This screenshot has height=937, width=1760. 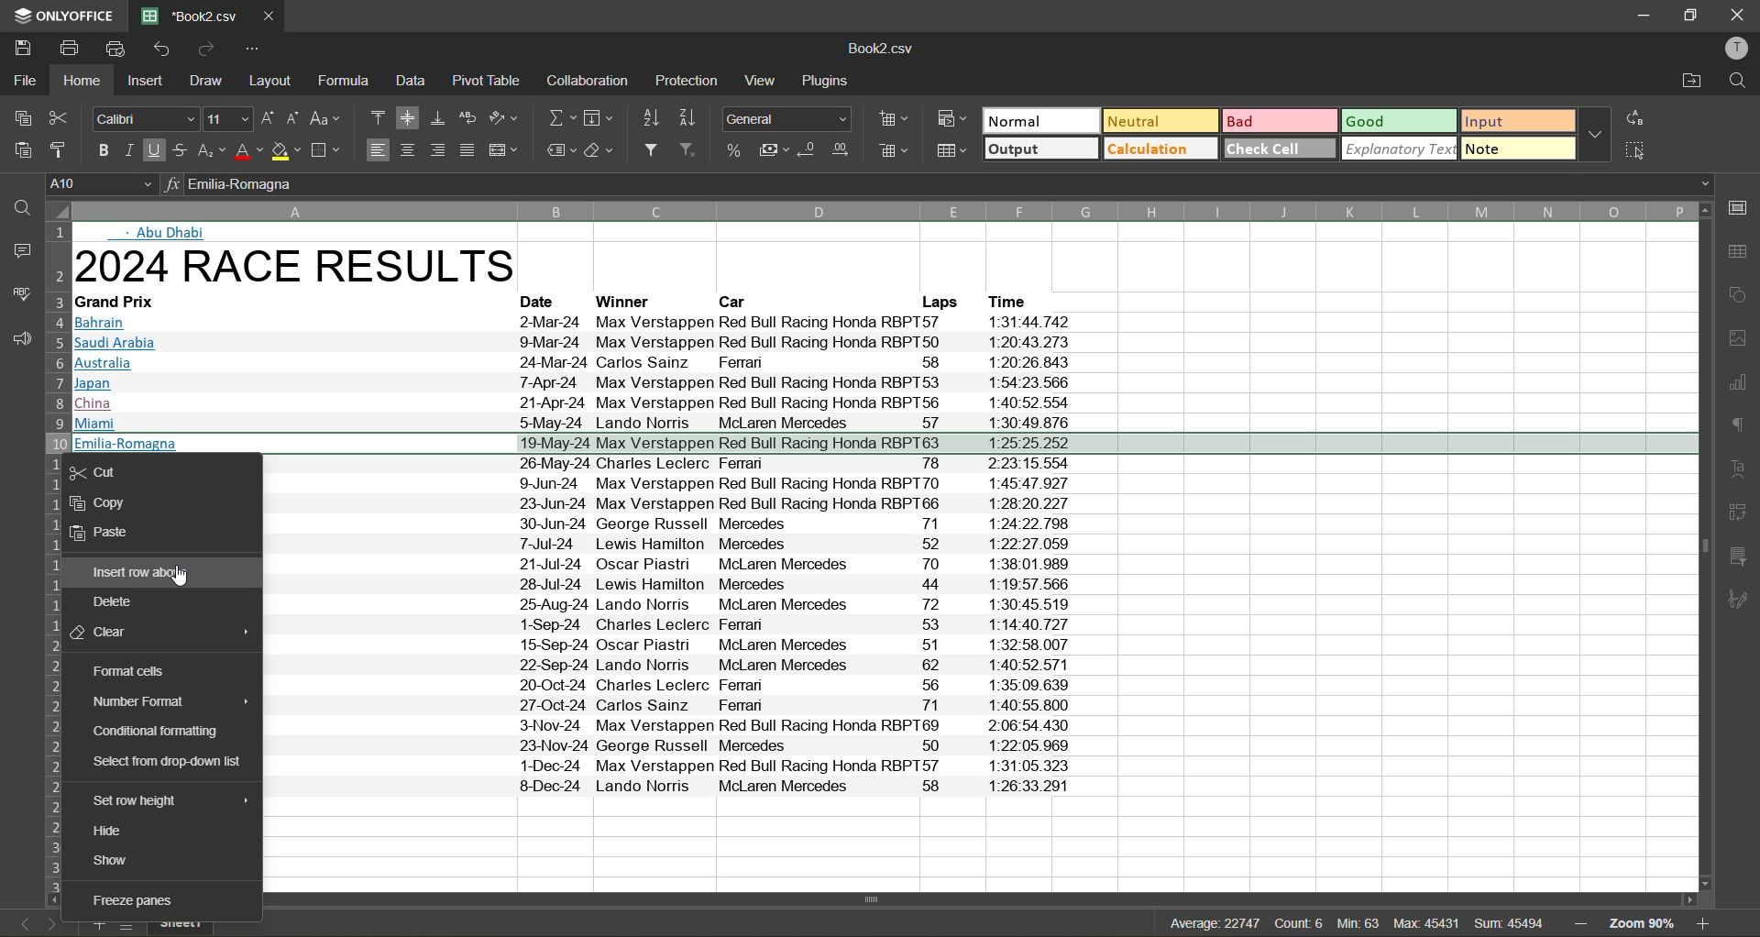 I want to click on Austria 30-Jun-24 George Russell Mercedes 71 1:24:22.798, so click(x=671, y=525).